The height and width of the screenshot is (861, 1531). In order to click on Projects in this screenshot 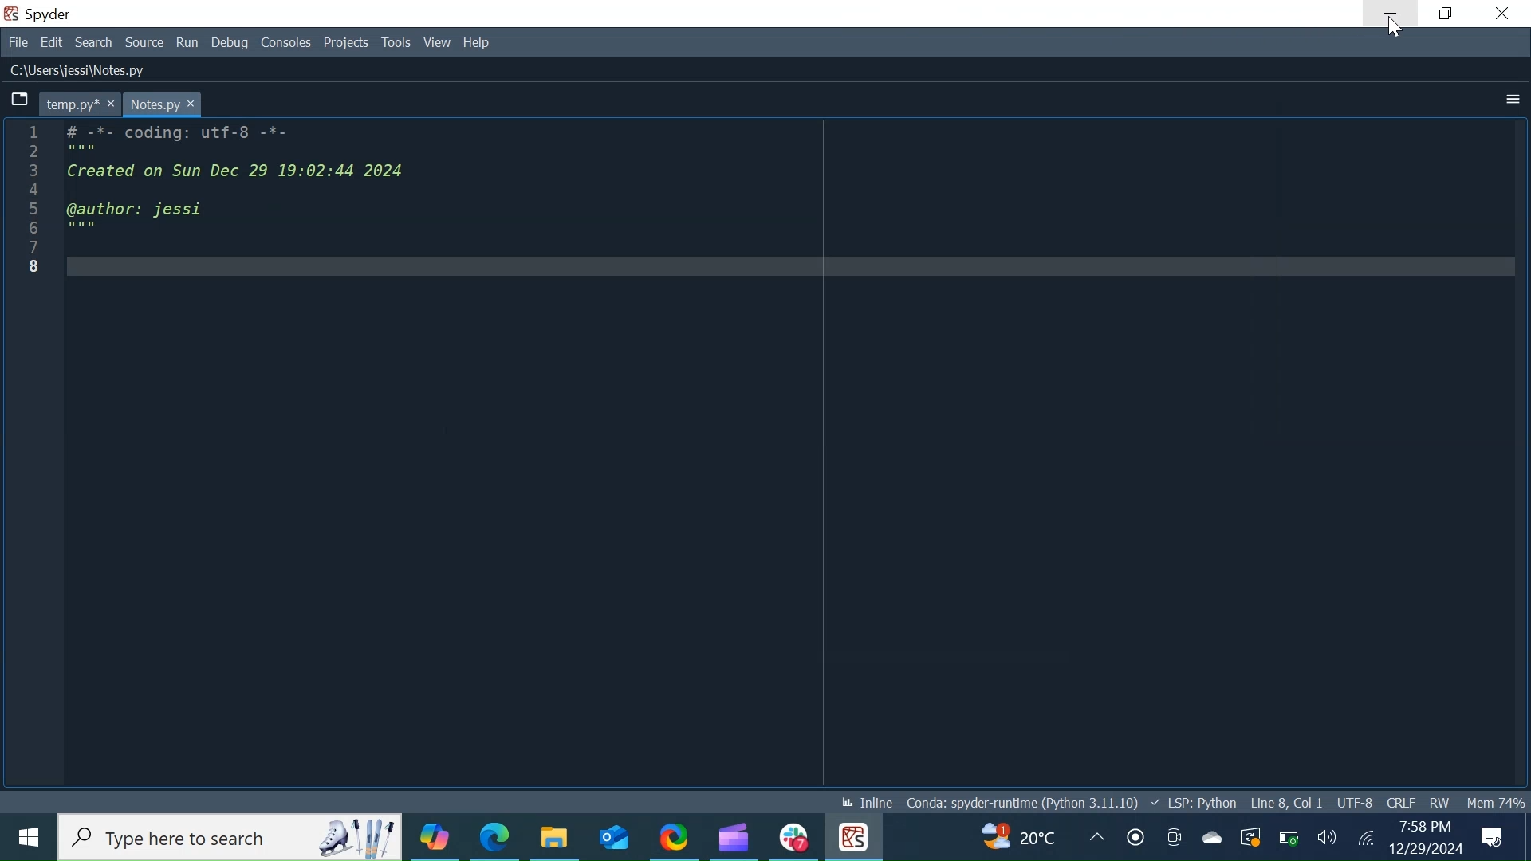, I will do `click(348, 44)`.